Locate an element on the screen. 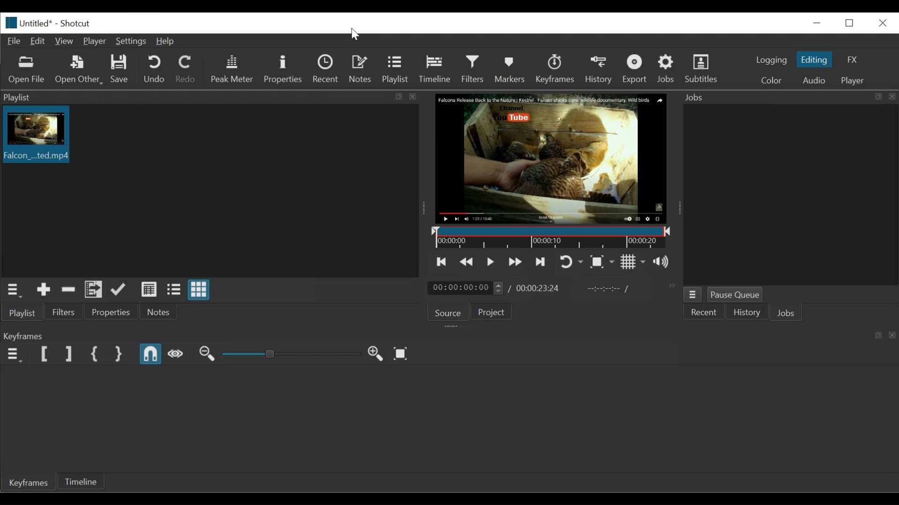  Edit is located at coordinates (38, 42).